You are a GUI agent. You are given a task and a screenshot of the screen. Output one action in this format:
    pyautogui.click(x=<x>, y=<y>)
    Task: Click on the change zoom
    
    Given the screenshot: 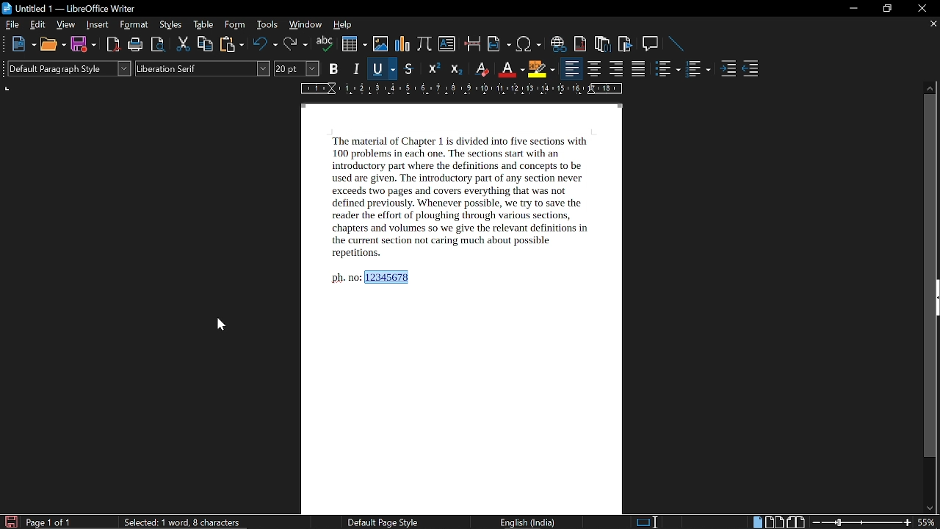 What is the action you would take?
    pyautogui.click(x=862, y=523)
    